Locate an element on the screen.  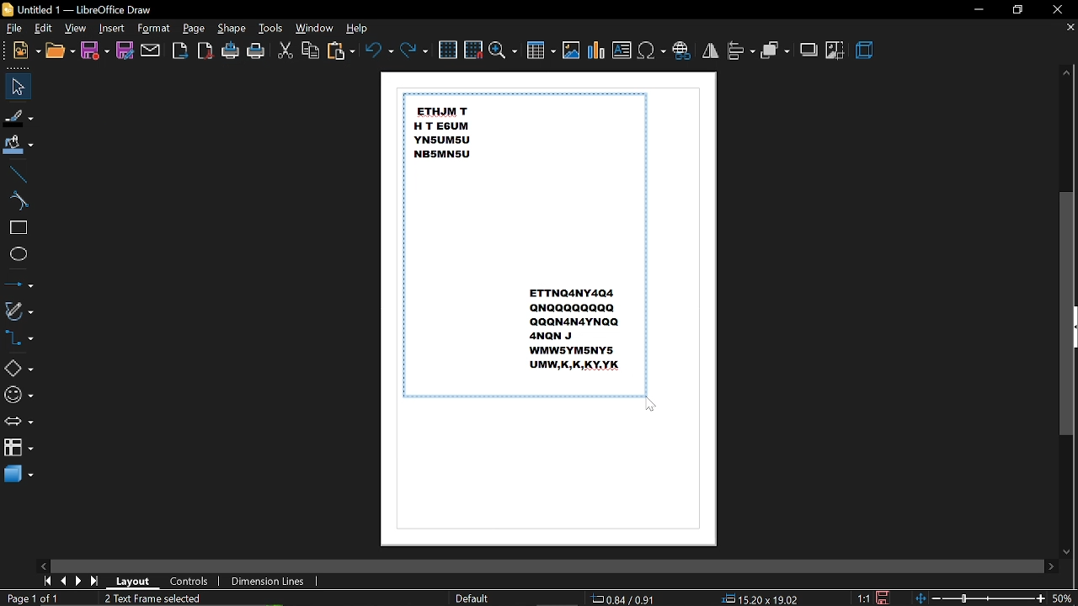
insert symbol is located at coordinates (651, 50).